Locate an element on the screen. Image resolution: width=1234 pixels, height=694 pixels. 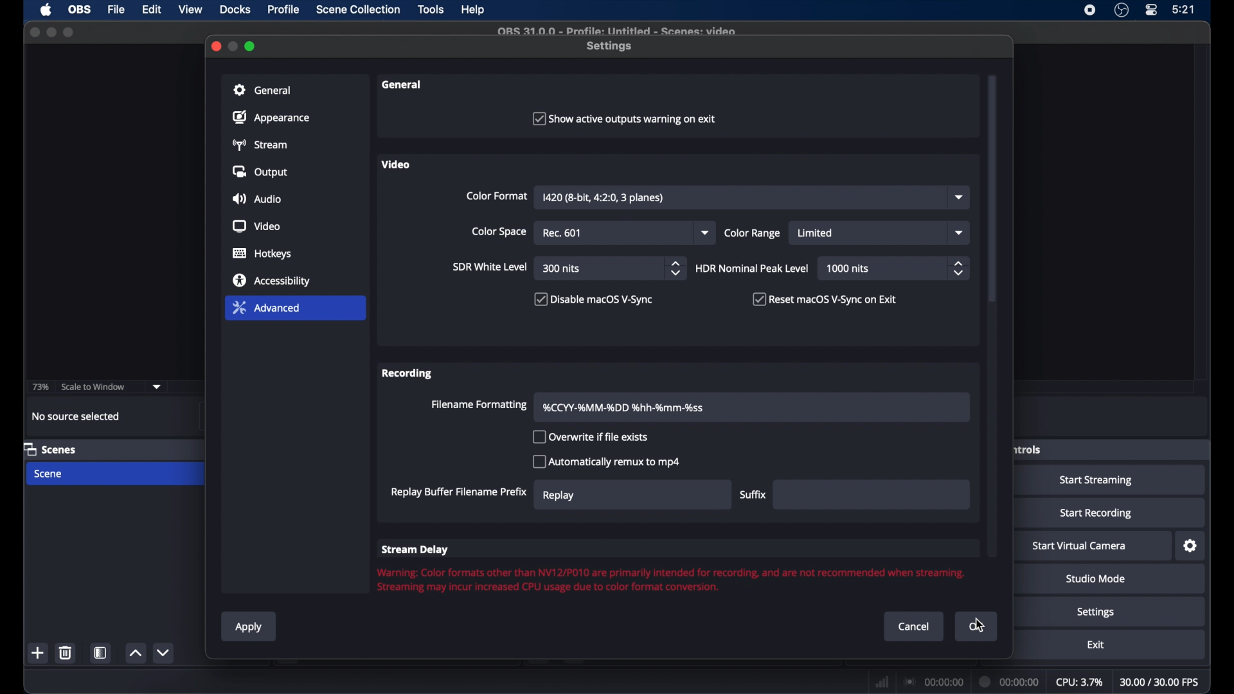
replay is located at coordinates (559, 496).